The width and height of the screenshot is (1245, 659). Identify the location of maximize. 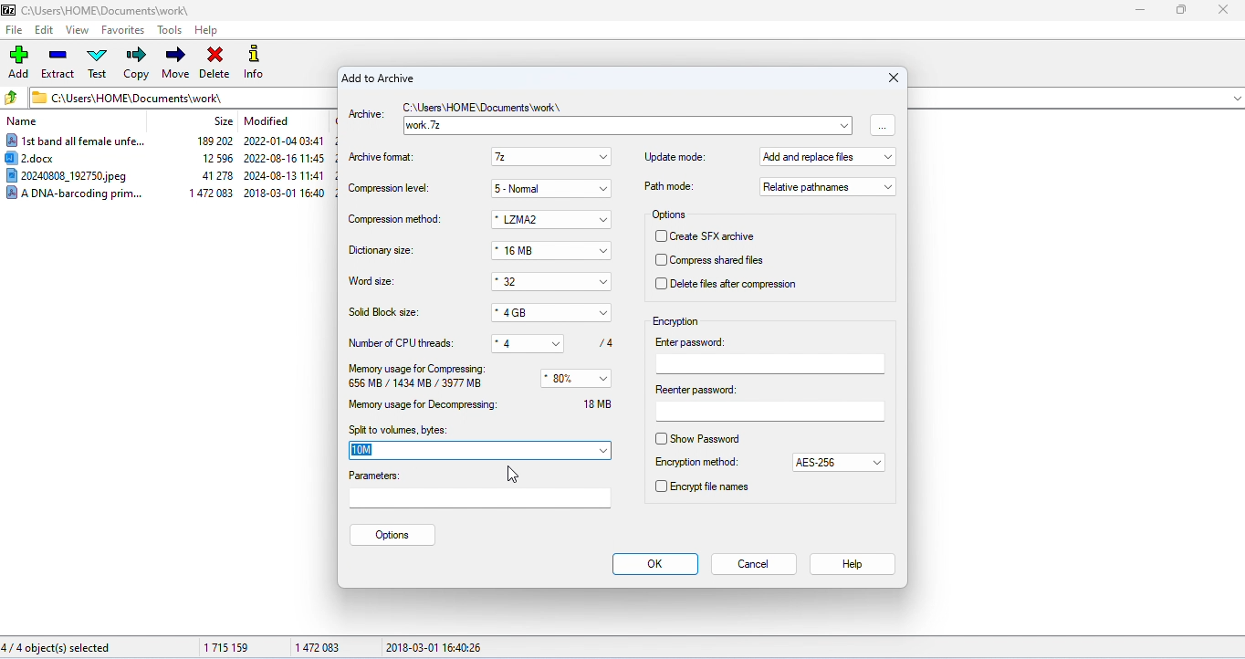
(1179, 11).